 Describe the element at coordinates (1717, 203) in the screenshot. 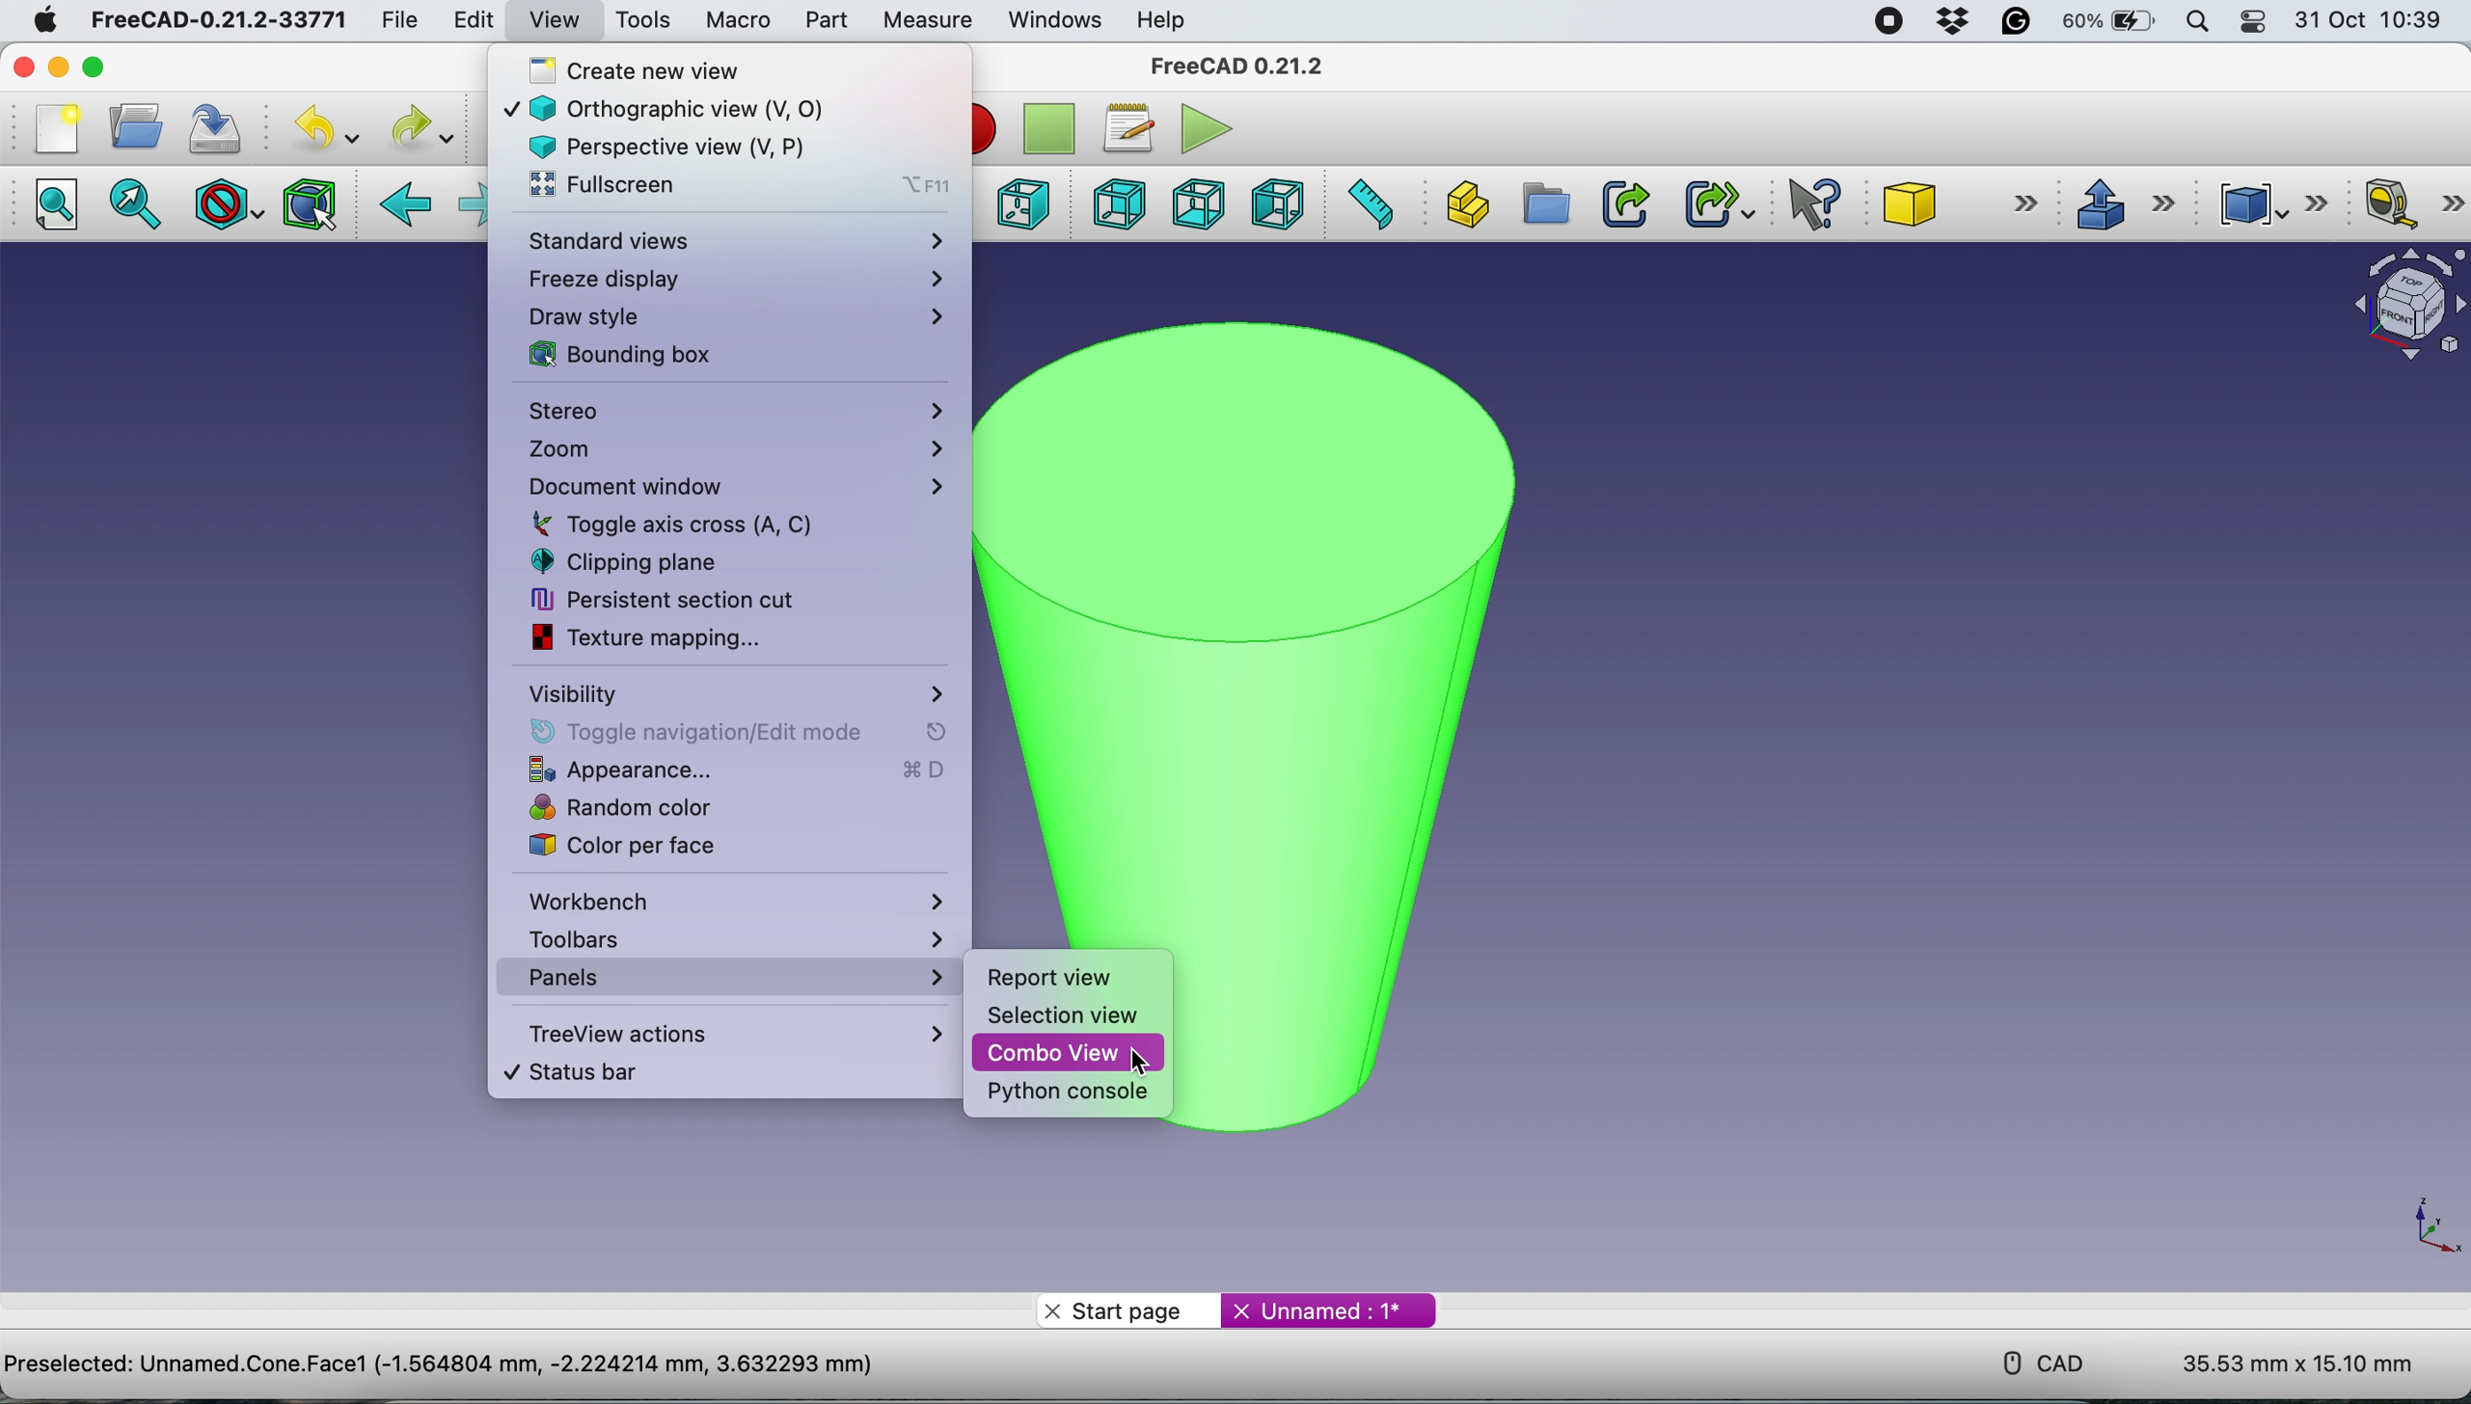

I see `make sub link` at that location.